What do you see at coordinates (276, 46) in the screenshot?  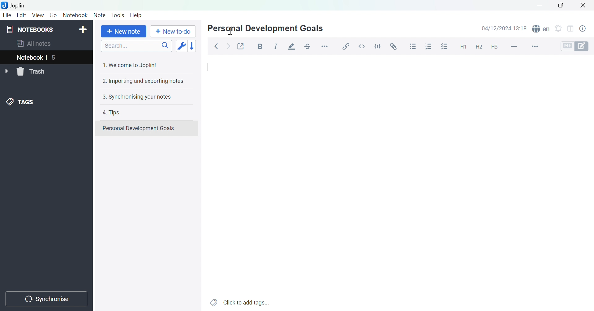 I see `Italic` at bounding box center [276, 46].